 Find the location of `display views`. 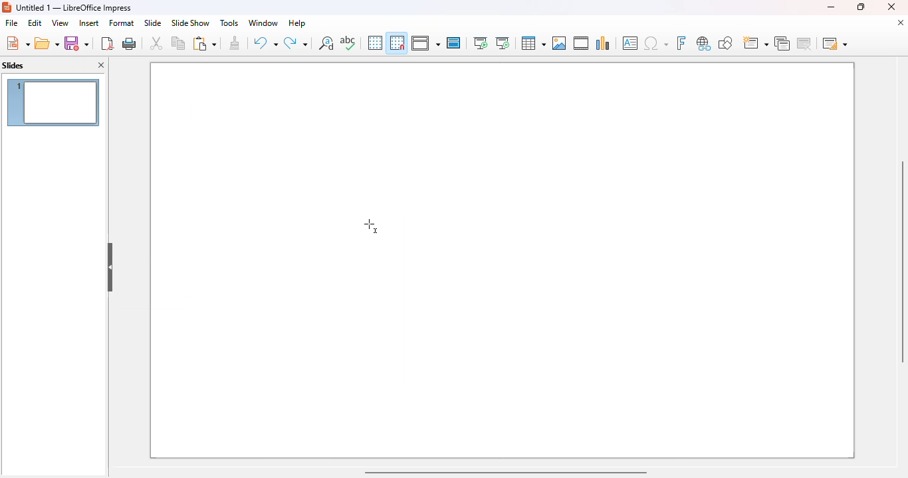

display views is located at coordinates (425, 43).